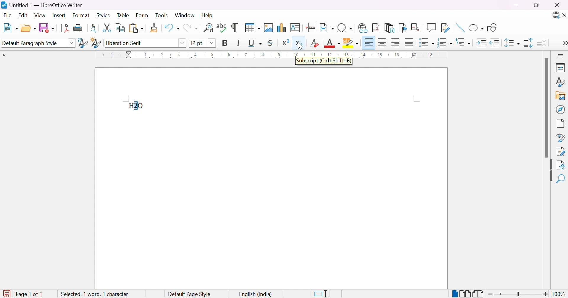 The height and width of the screenshot is (298, 568). What do you see at coordinates (363, 28) in the screenshot?
I see `Insert hyperlink` at bounding box center [363, 28].